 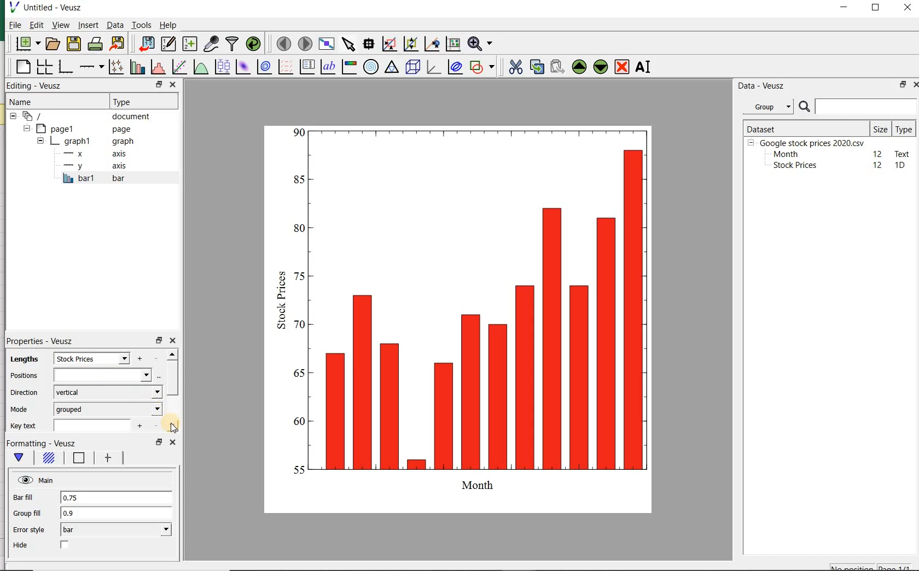 I want to click on 0.75, so click(x=117, y=498).